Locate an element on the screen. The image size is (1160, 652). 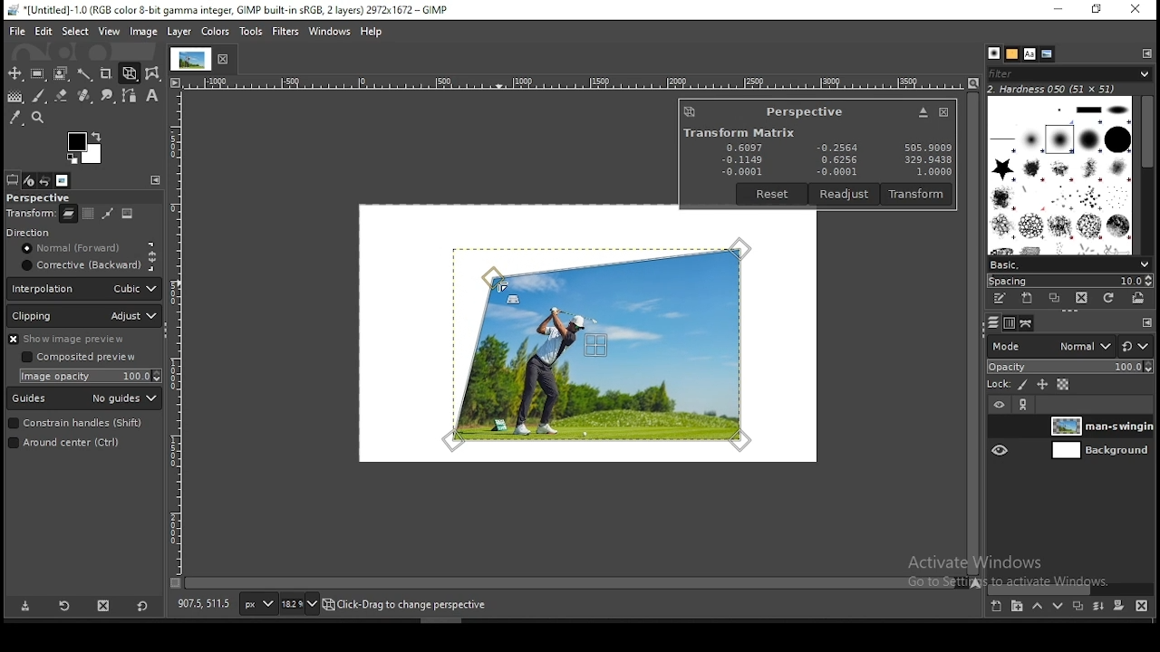
tool options is located at coordinates (12, 179).